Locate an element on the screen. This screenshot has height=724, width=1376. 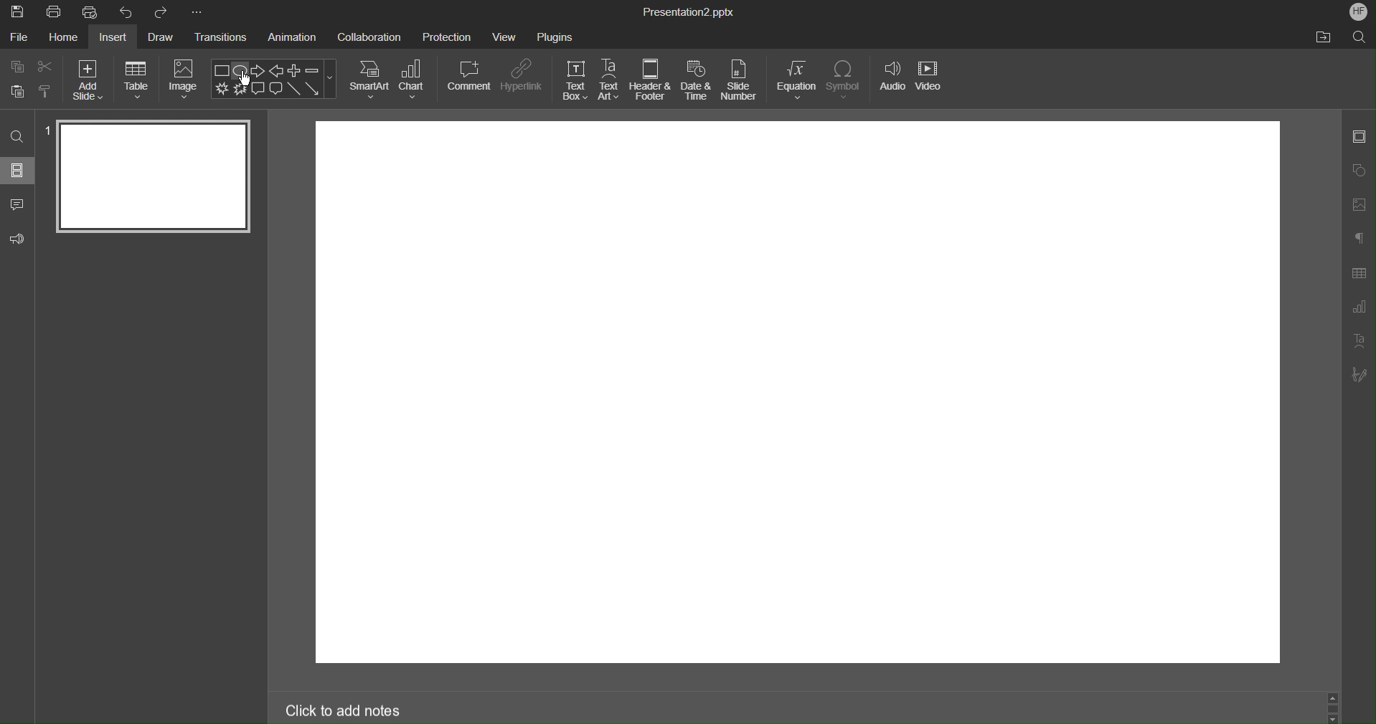
Cut is located at coordinates (47, 66).